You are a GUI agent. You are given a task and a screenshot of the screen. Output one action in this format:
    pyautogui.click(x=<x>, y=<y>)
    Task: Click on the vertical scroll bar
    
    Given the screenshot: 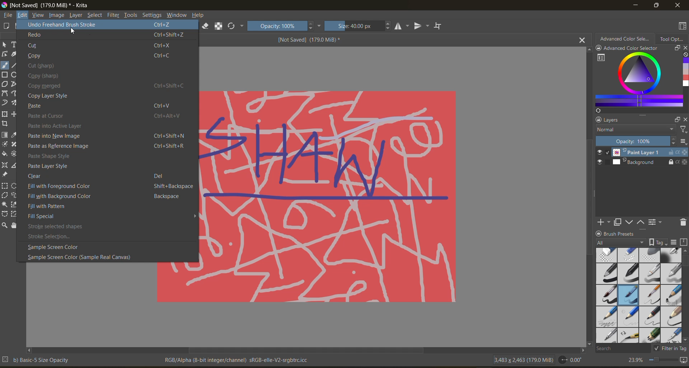 What is the action you would take?
    pyautogui.click(x=586, y=197)
    